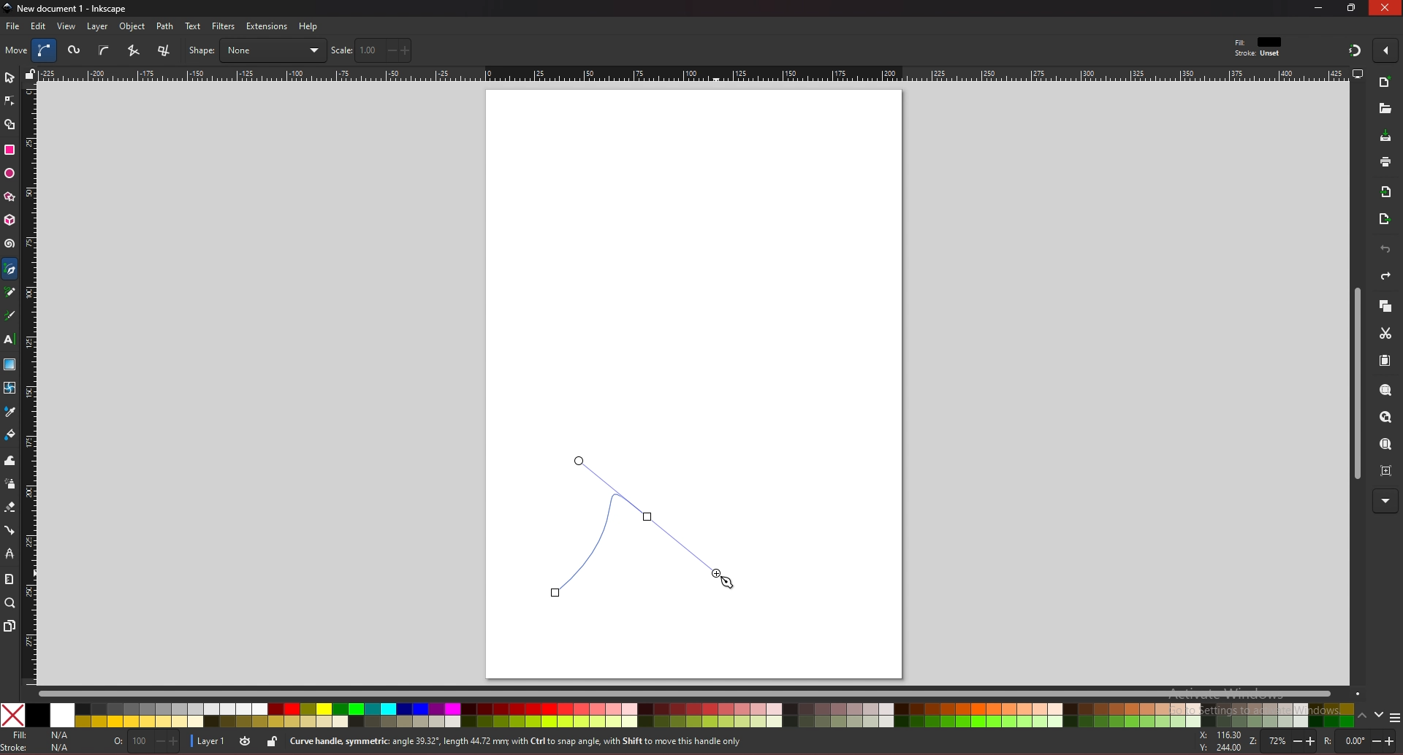  I want to click on horizontal rule, so click(693, 73).